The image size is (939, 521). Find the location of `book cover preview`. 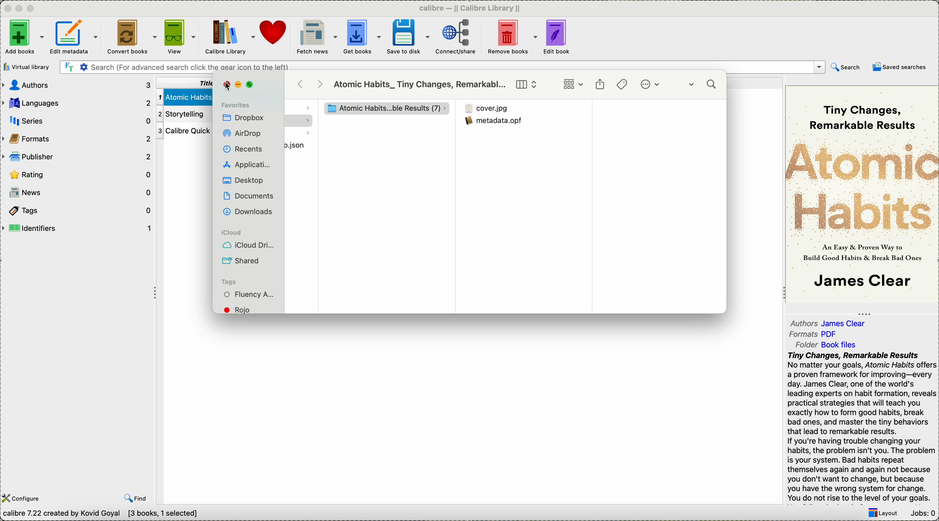

book cover preview is located at coordinates (862, 194).